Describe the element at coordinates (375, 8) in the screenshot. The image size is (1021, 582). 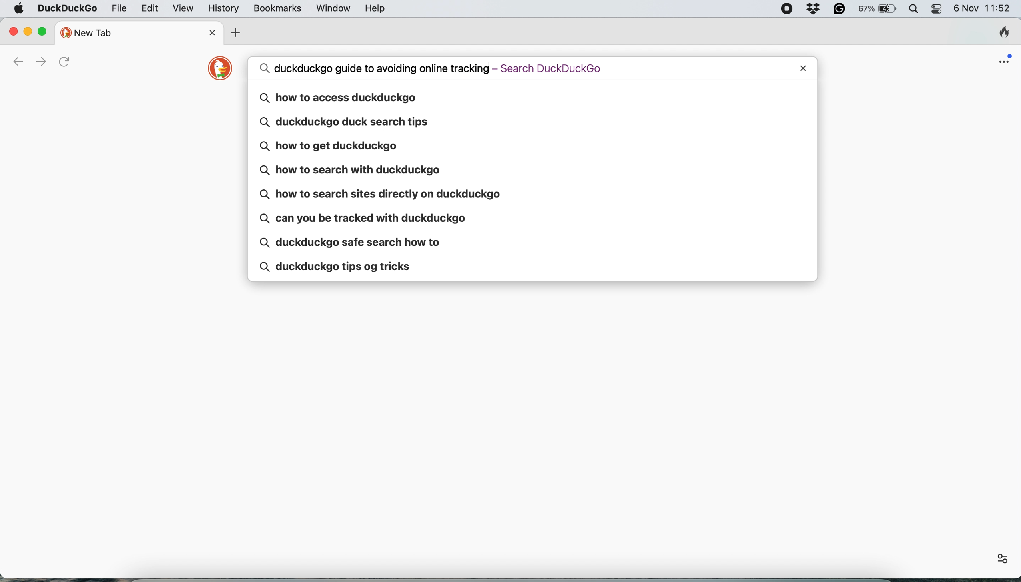
I see `help` at that location.